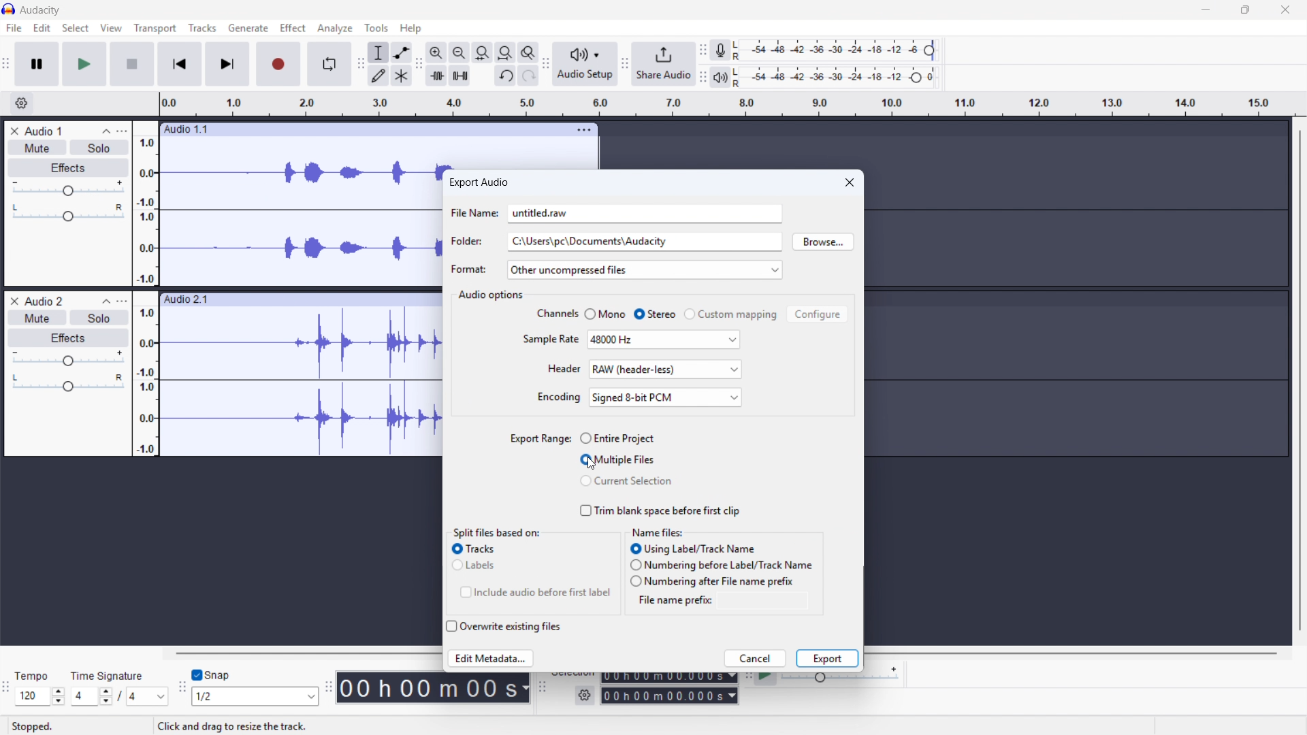 The width and height of the screenshot is (1307, 735). Describe the element at coordinates (669, 678) in the screenshot. I see `Selection start time` at that location.